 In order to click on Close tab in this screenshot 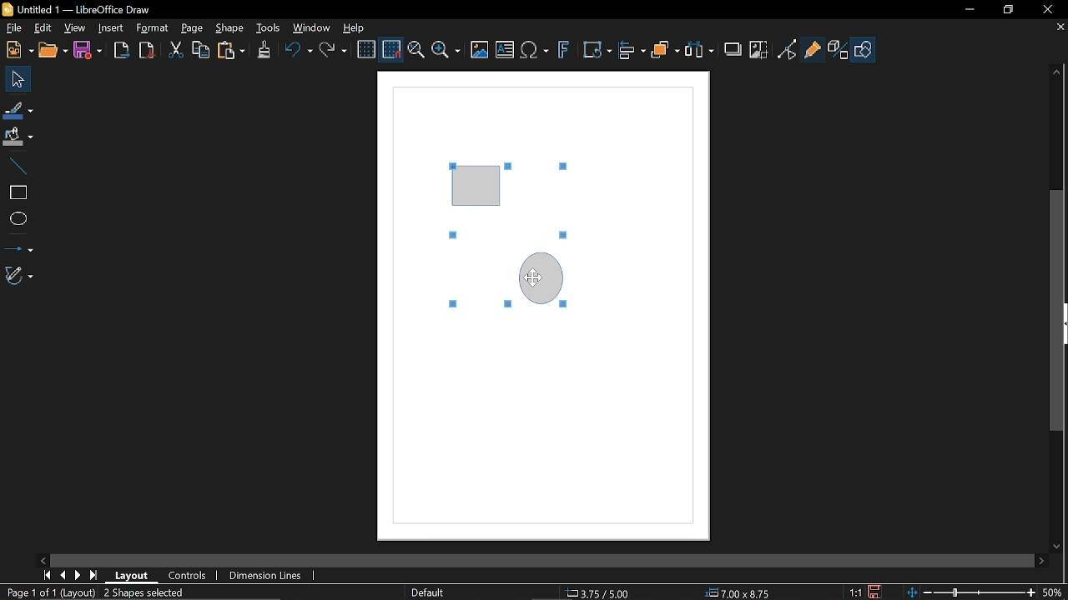, I will do `click(1060, 27)`.